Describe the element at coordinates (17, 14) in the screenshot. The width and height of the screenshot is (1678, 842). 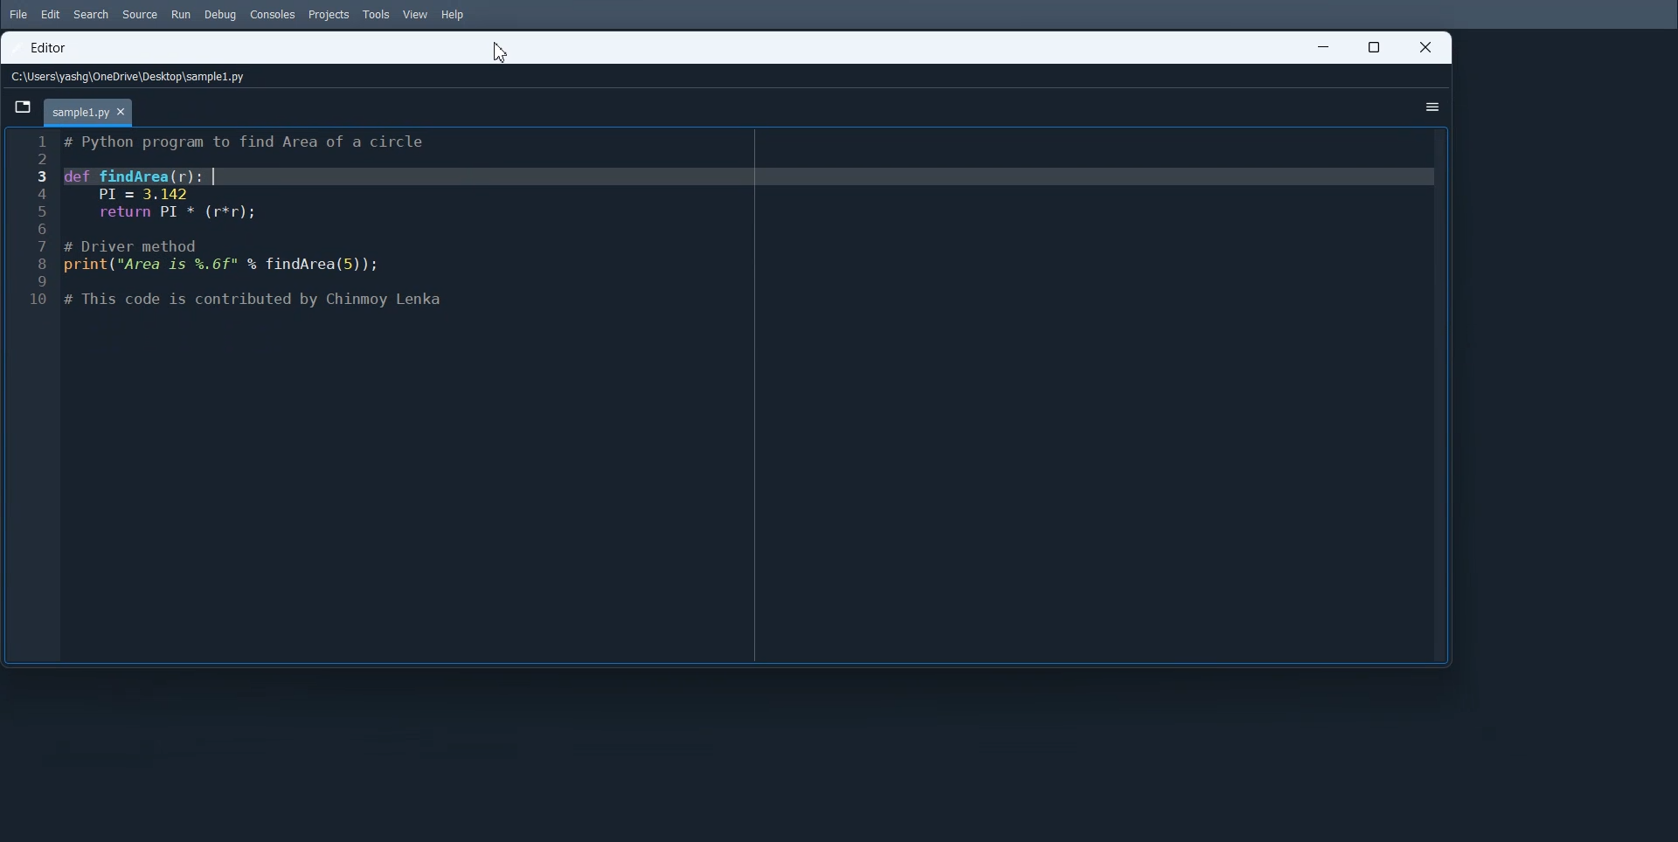
I see `File` at that location.